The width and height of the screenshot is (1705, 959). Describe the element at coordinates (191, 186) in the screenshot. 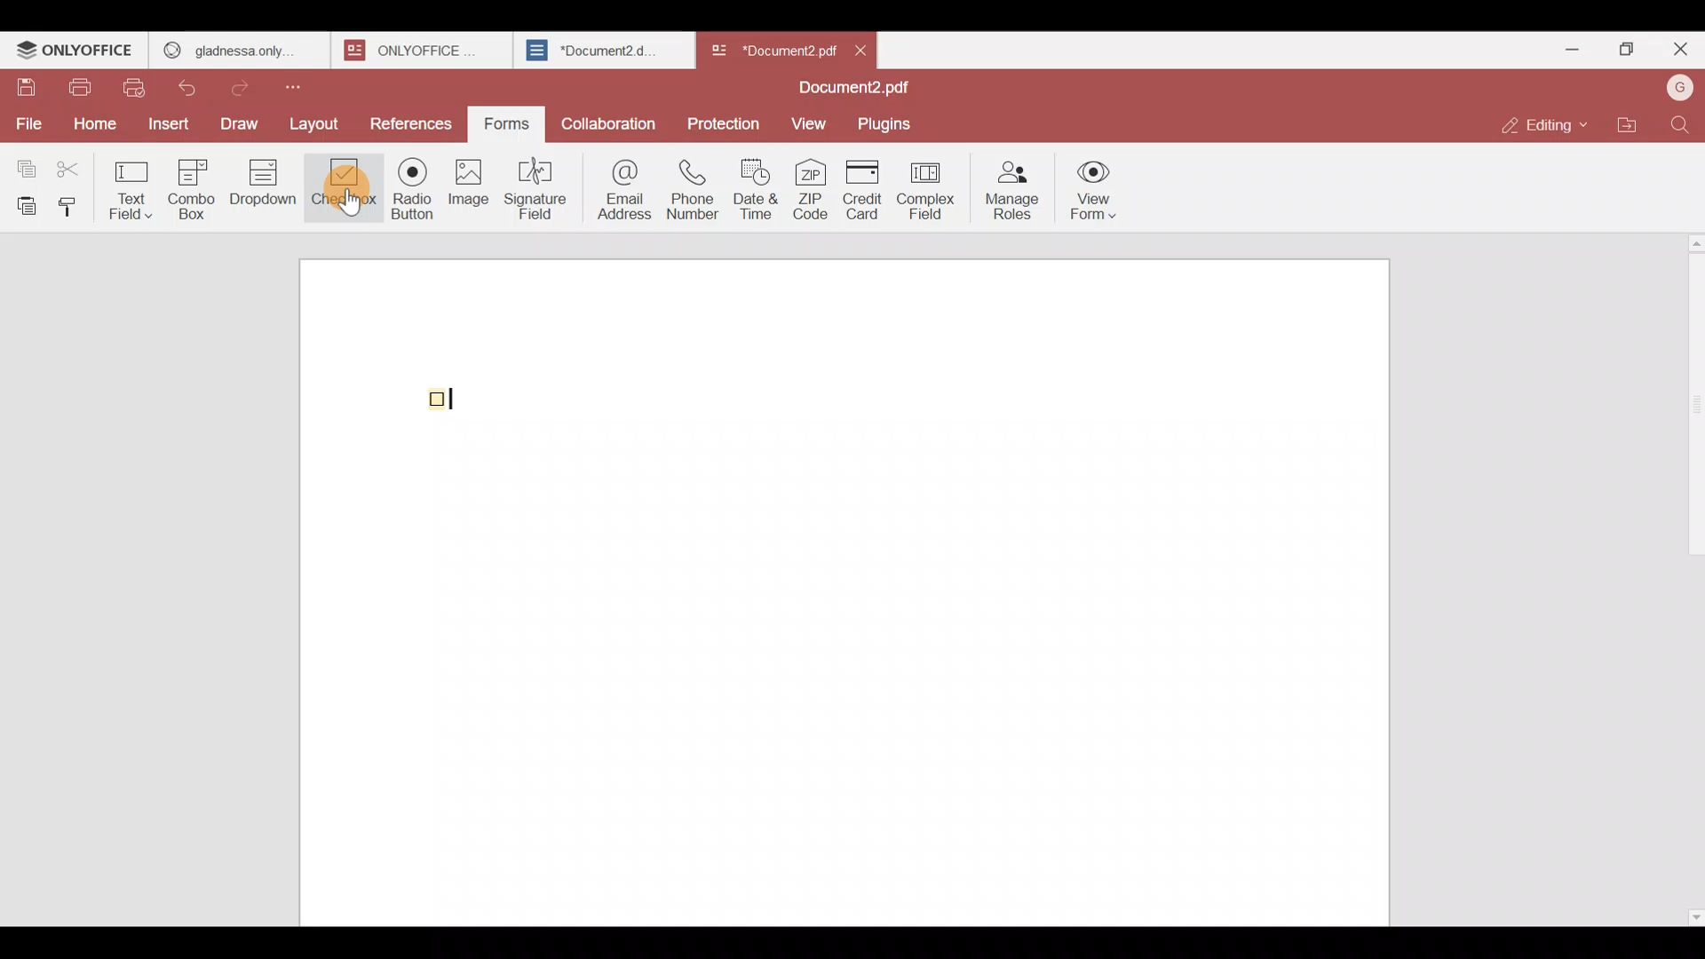

I see `Combo box` at that location.